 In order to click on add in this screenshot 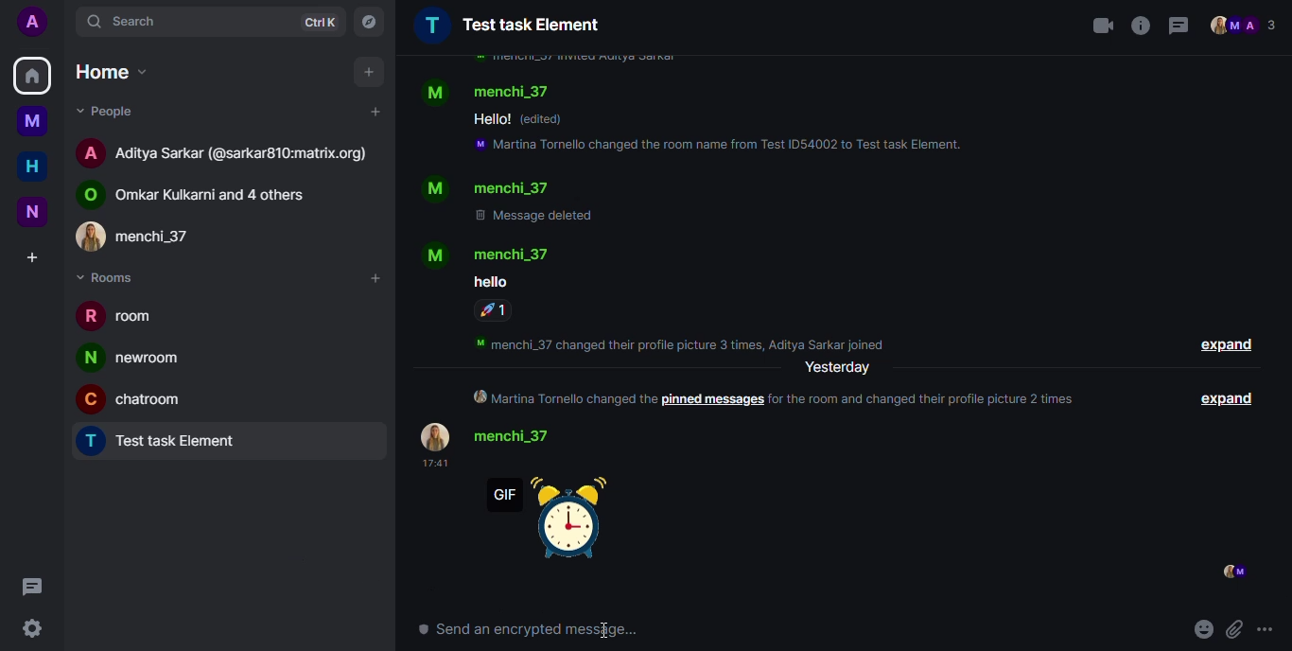, I will do `click(370, 72)`.